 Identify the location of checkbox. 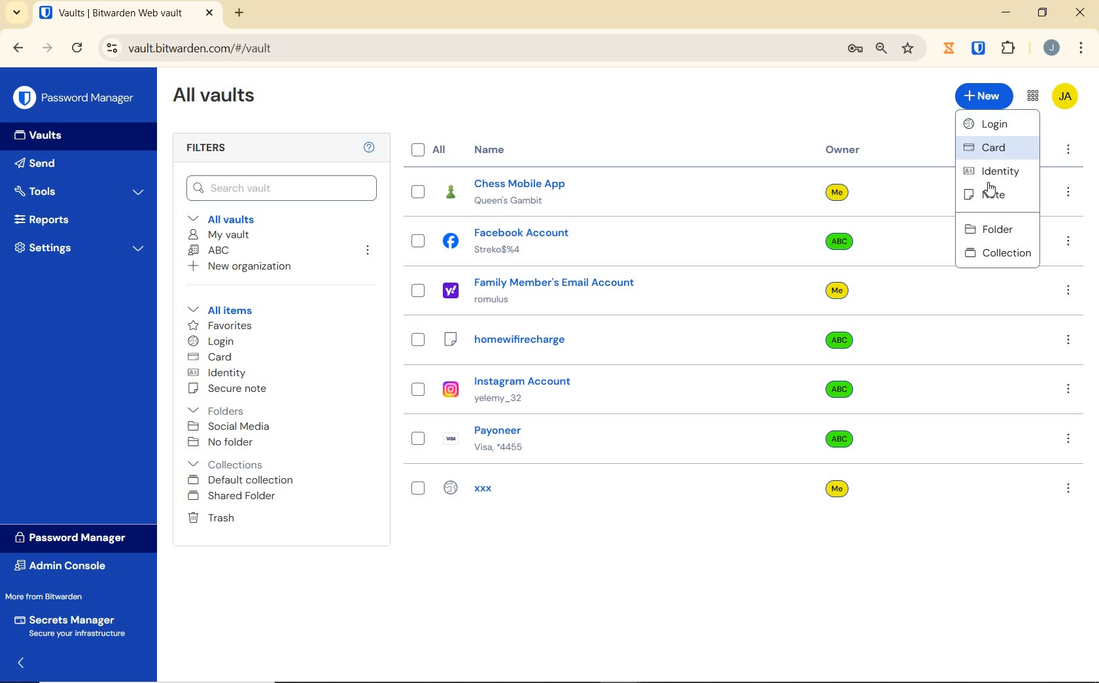
(419, 242).